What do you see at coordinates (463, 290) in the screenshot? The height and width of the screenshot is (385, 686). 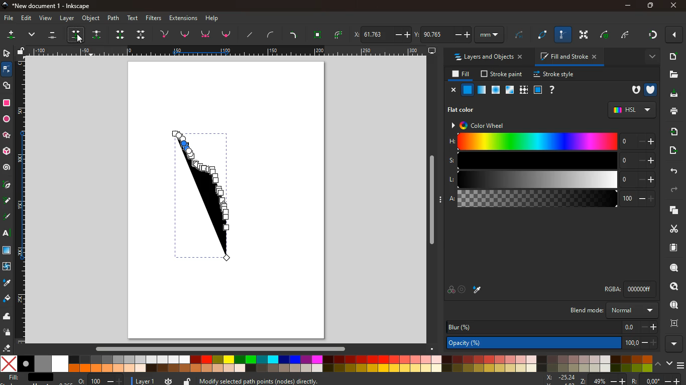 I see `target` at bounding box center [463, 290].